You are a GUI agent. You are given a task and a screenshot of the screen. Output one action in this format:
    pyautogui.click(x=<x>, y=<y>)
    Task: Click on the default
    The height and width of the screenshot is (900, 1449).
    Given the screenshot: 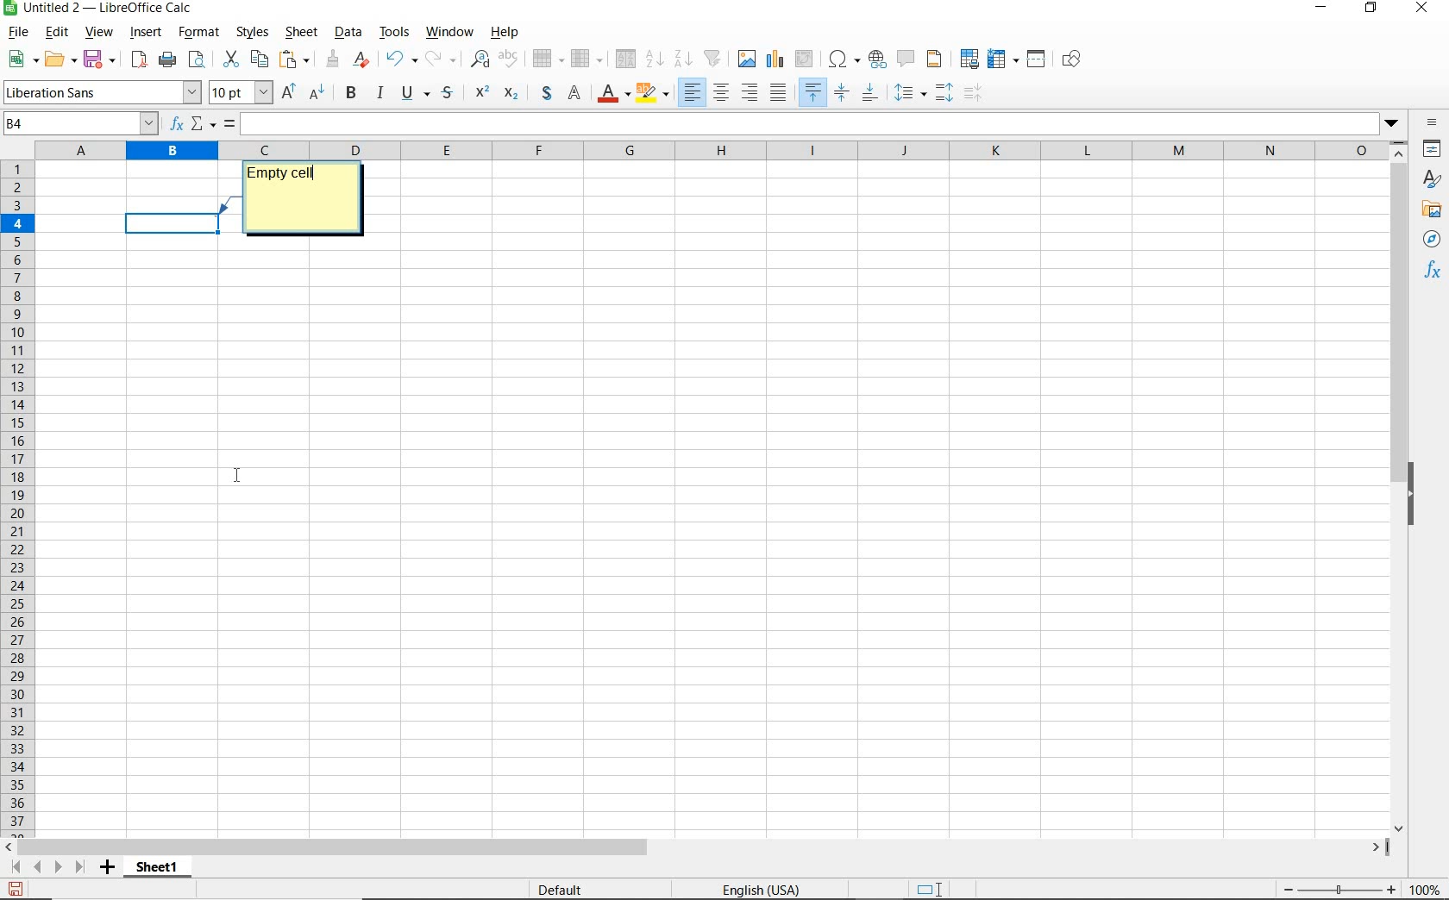 What is the action you would take?
    pyautogui.click(x=569, y=890)
    